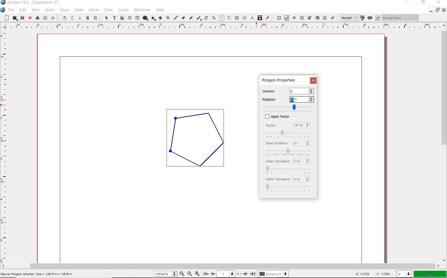 This screenshot has height=278, width=447. What do you see at coordinates (430, 10) in the screenshot?
I see `minimise` at bounding box center [430, 10].